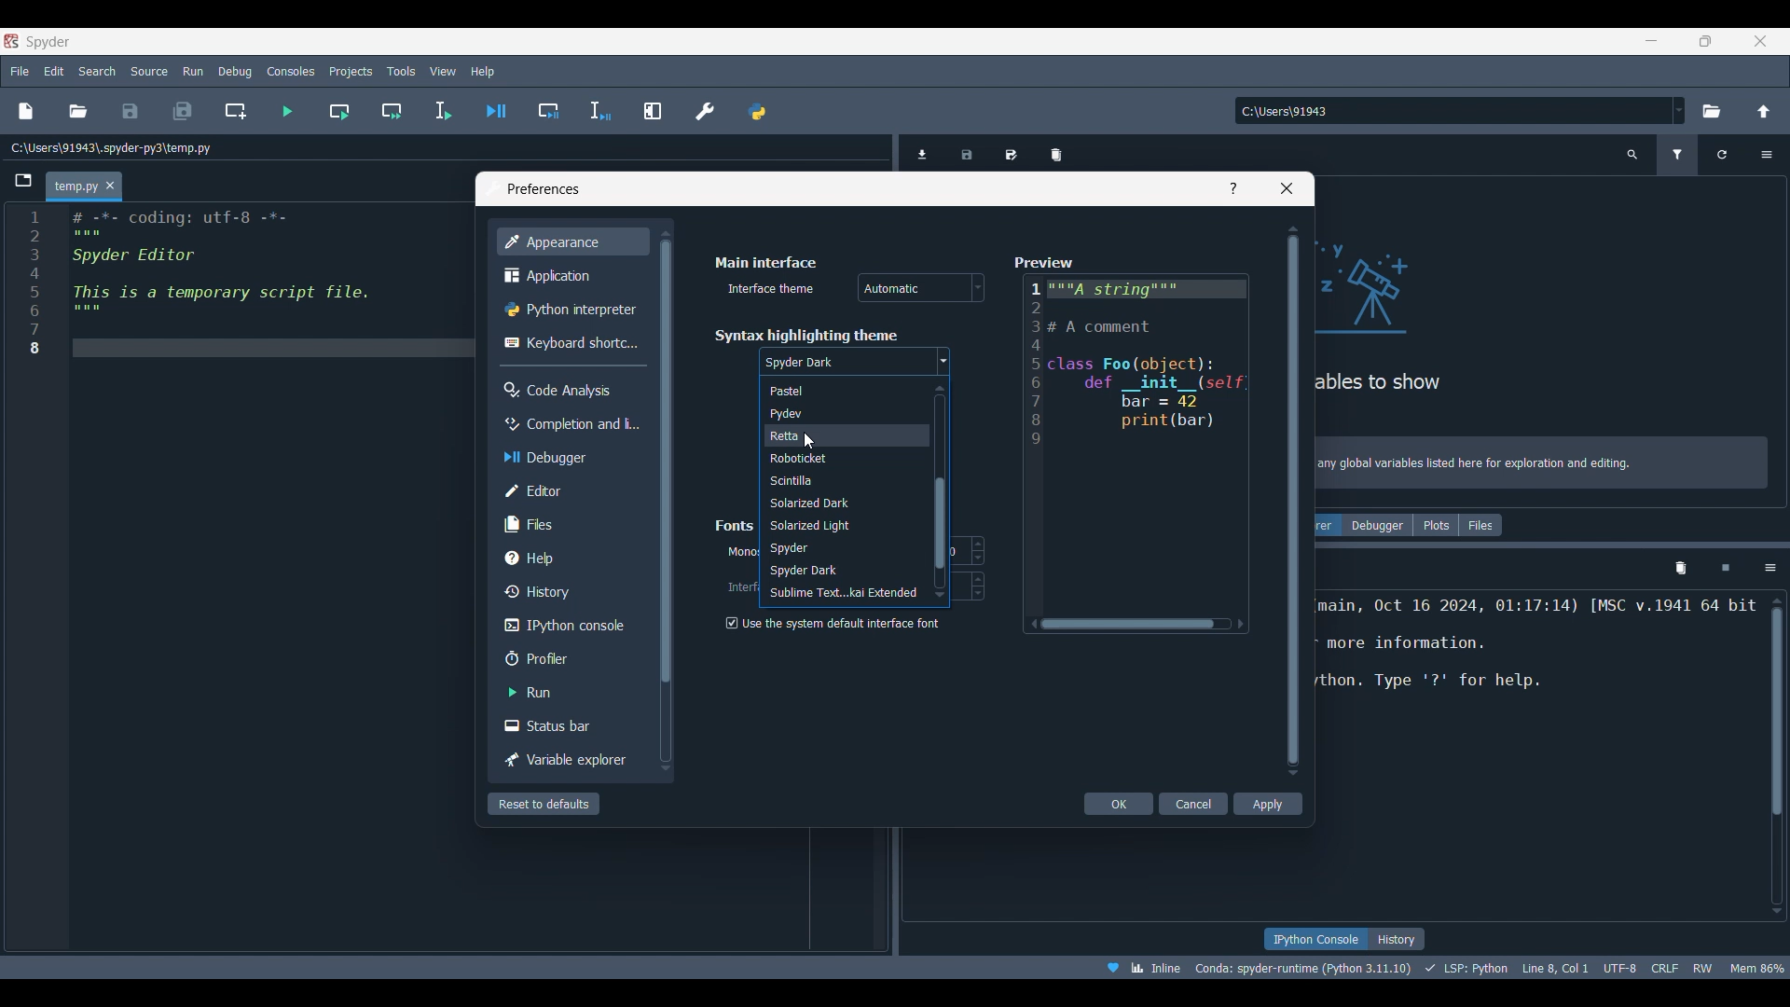 This screenshot has width=1790, height=1007. Describe the element at coordinates (291, 70) in the screenshot. I see `Consoles menu` at that location.